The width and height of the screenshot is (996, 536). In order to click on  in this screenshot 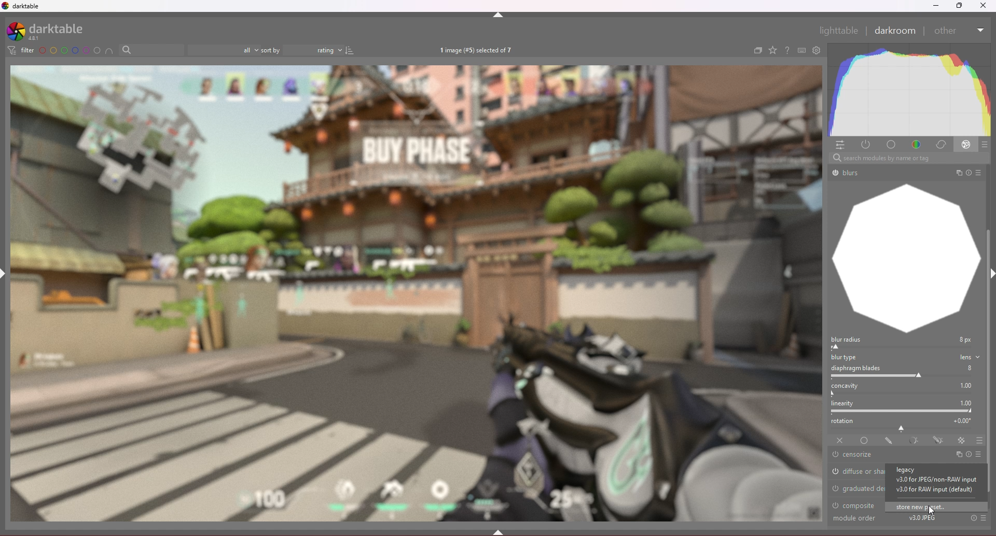, I will do `click(984, 6)`.